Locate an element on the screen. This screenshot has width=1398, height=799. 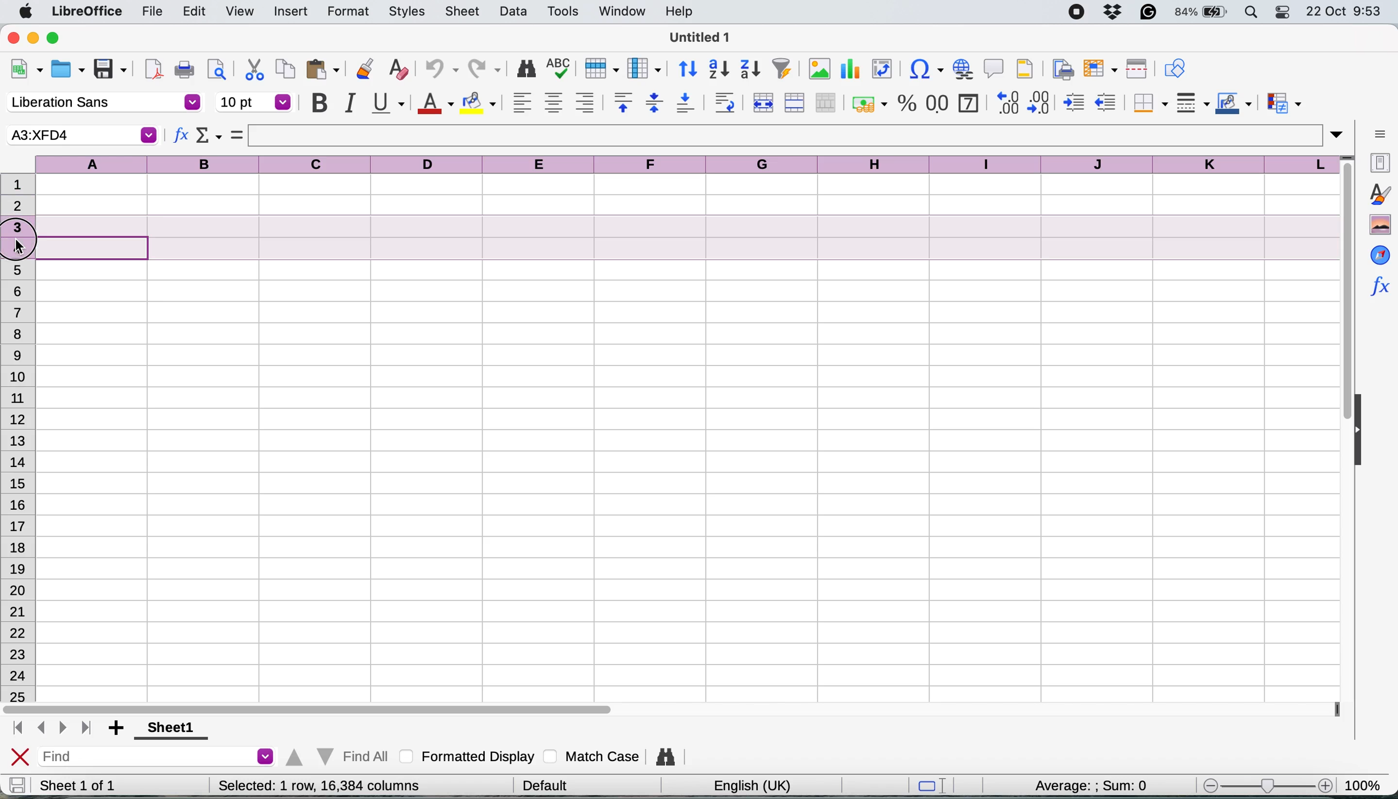
copy is located at coordinates (286, 69).